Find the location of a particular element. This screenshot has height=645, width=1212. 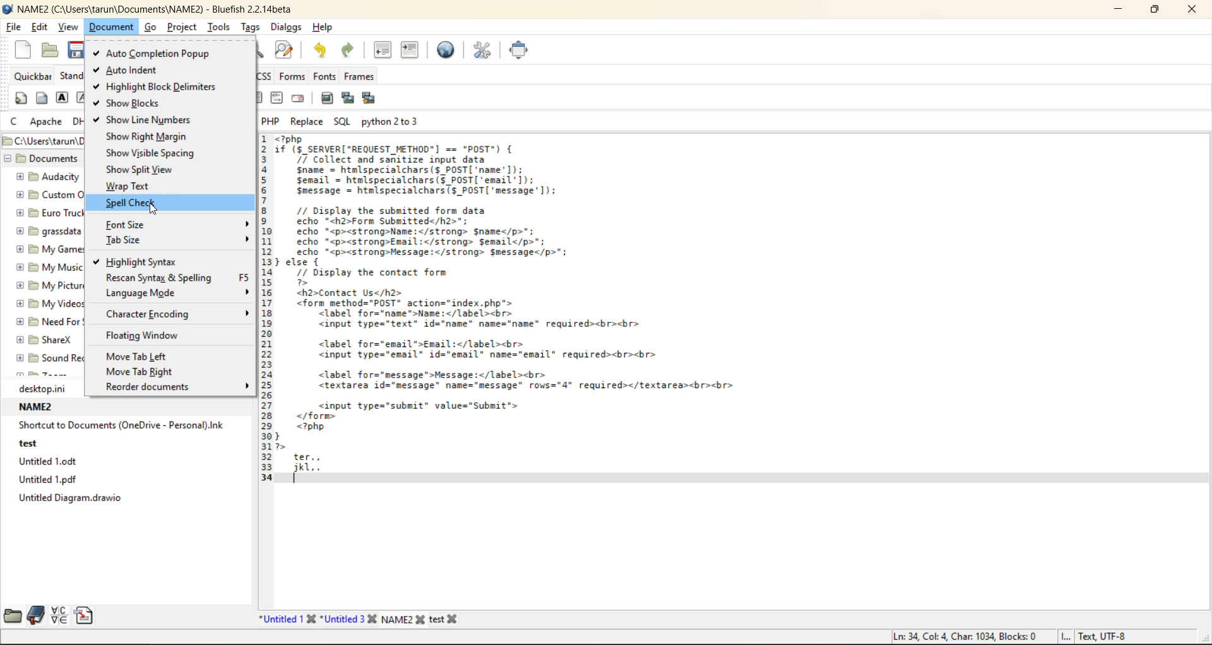

untitled is located at coordinates (53, 462).